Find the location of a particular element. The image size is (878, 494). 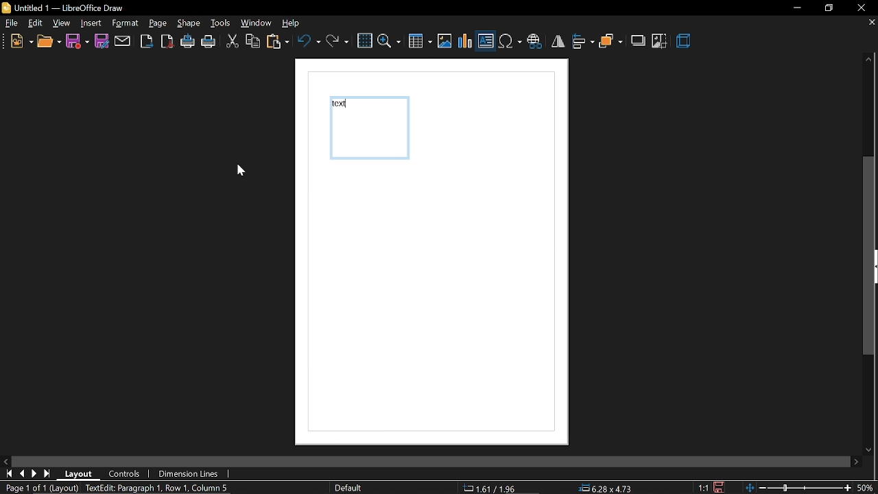

grid is located at coordinates (364, 41).